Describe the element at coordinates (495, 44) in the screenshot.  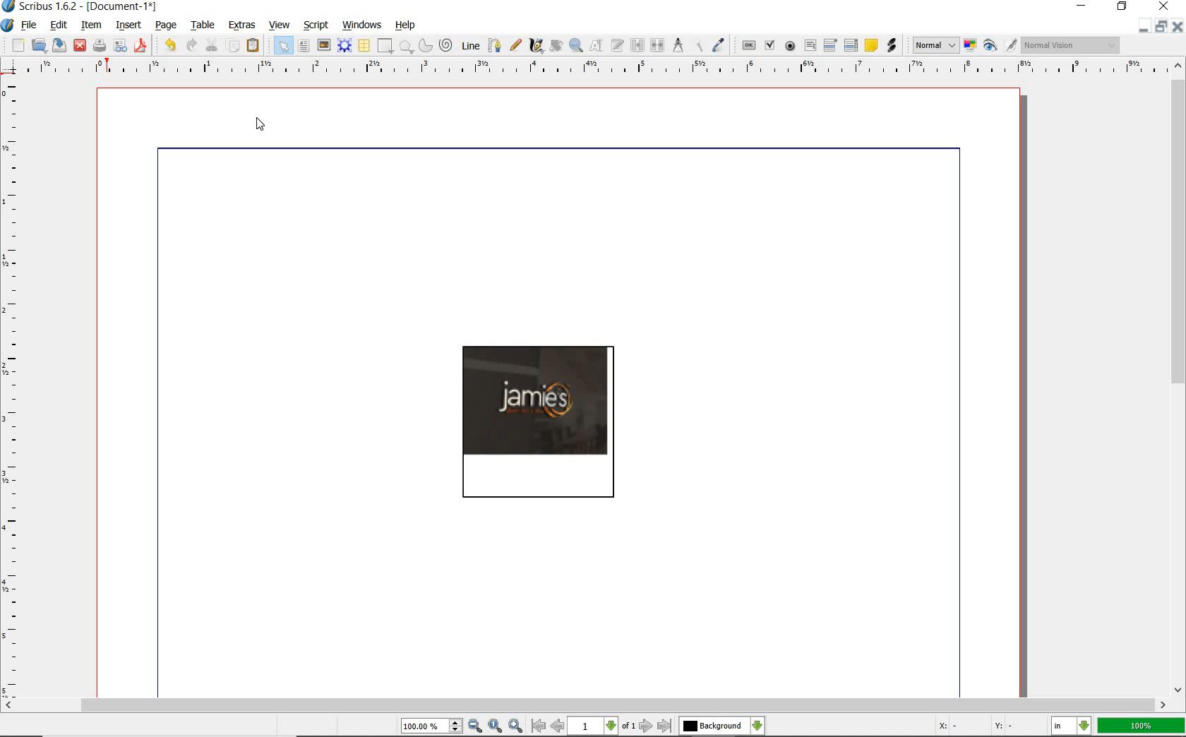
I see `Bezier curve` at that location.